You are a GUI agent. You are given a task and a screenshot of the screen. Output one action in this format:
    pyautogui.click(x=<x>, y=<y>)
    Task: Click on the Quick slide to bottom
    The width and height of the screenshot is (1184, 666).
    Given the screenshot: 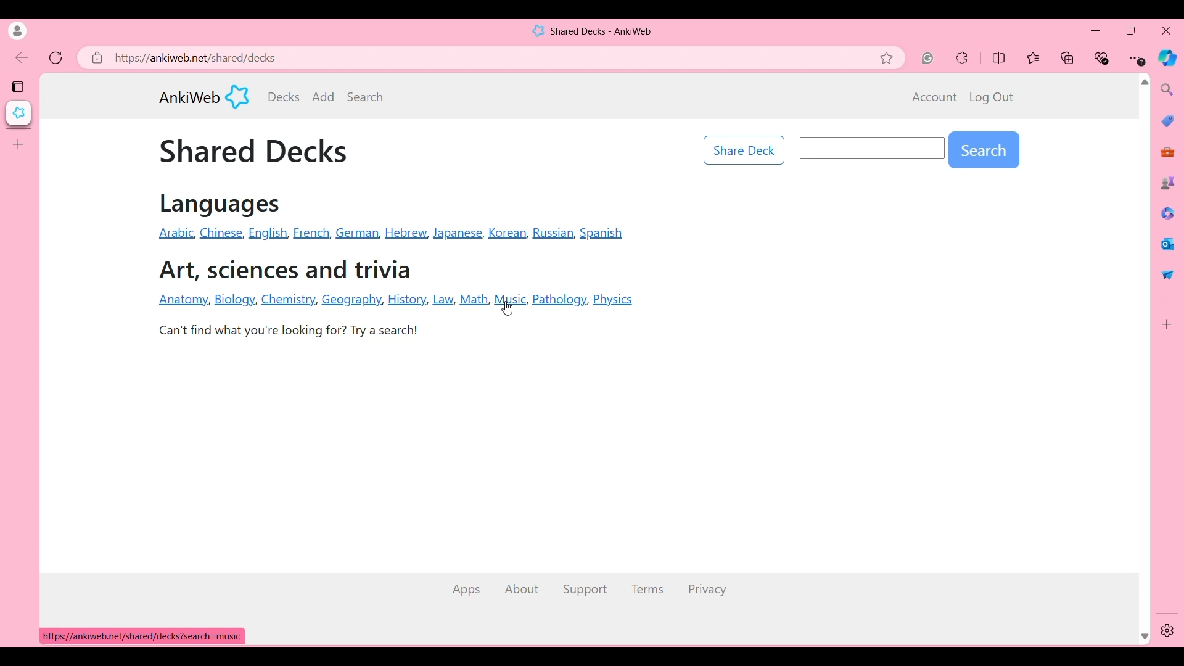 What is the action you would take?
    pyautogui.click(x=1146, y=636)
    